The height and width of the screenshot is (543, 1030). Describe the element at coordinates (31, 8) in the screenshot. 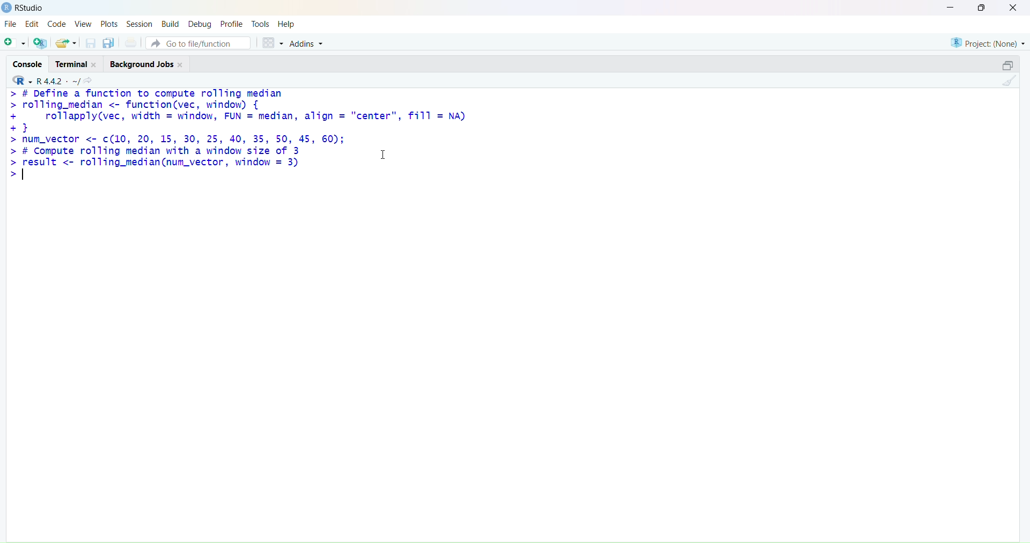

I see `RStudio` at that location.